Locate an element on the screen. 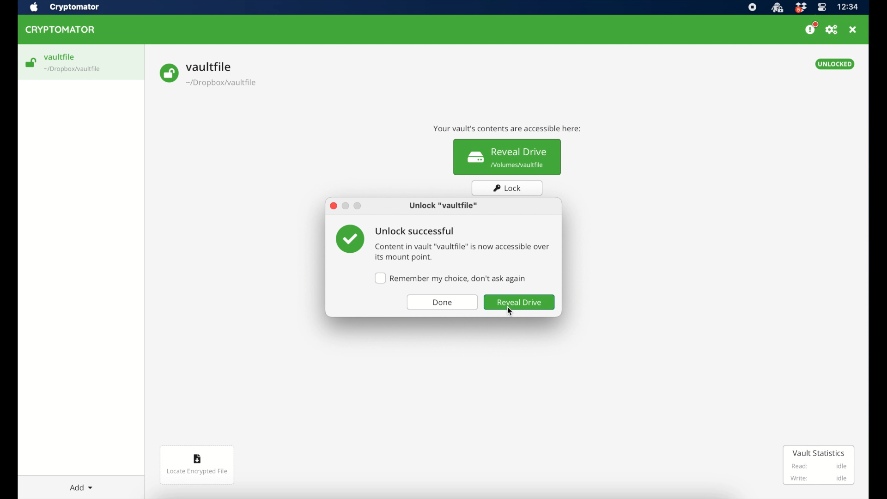 The height and width of the screenshot is (499, 887). loading icon is located at coordinates (31, 63).